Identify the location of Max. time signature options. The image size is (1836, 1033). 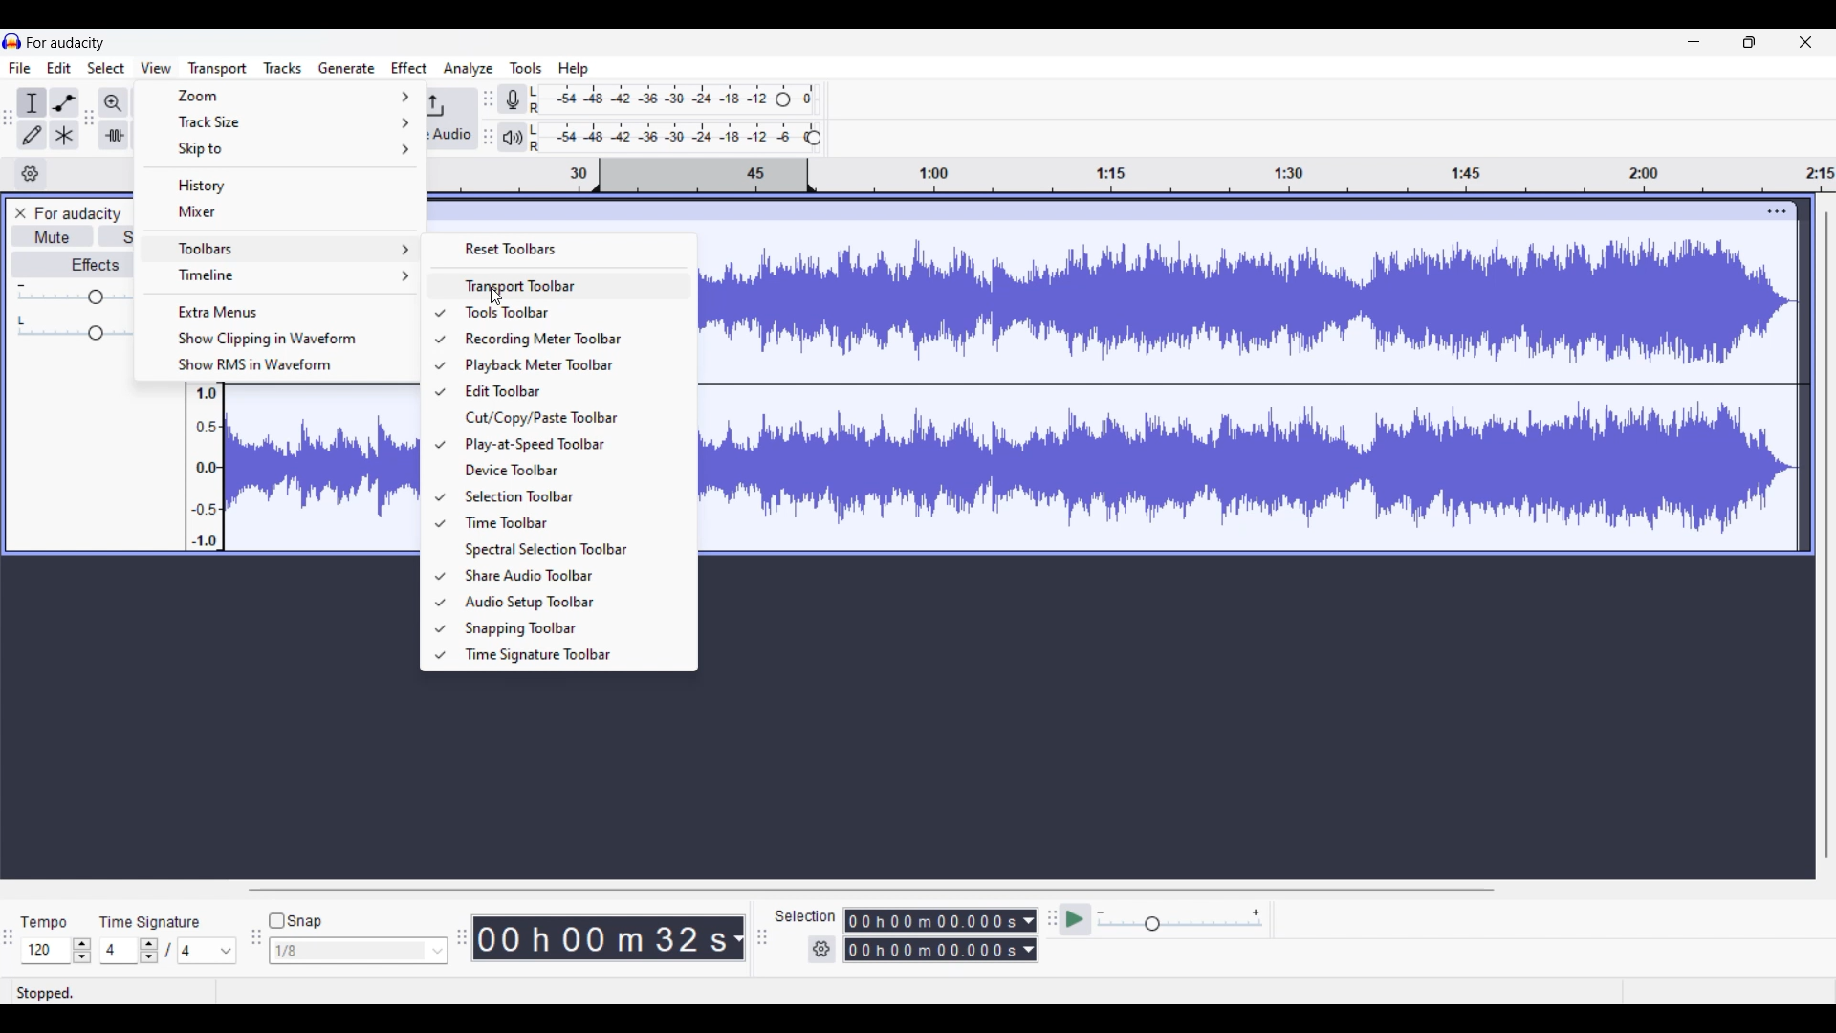
(208, 951).